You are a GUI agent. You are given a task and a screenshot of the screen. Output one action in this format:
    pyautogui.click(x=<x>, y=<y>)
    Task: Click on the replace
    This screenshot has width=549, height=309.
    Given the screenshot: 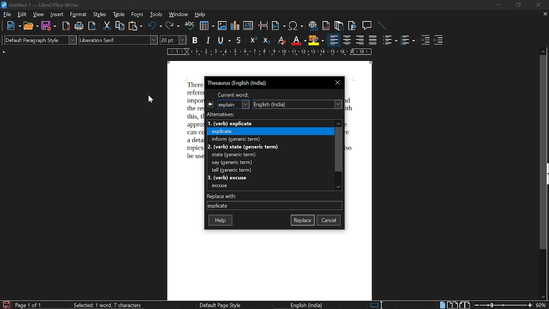 What is the action you would take?
    pyautogui.click(x=303, y=220)
    